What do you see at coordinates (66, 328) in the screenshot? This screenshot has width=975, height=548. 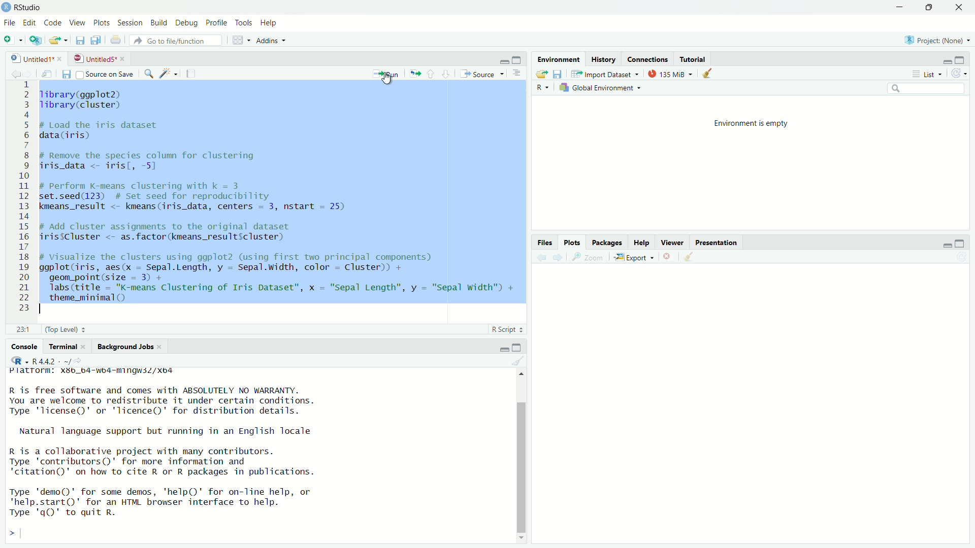 I see `(Top level)` at bounding box center [66, 328].